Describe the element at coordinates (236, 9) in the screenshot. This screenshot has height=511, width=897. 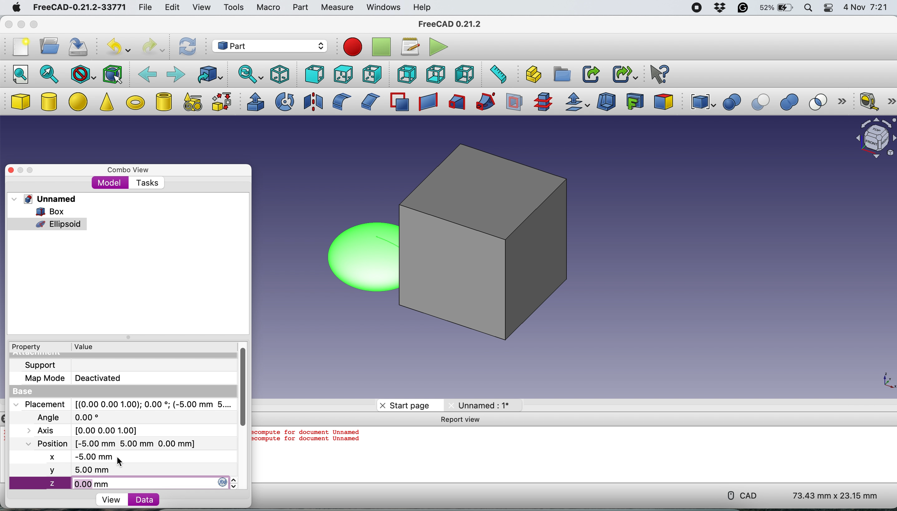
I see `tools` at that location.